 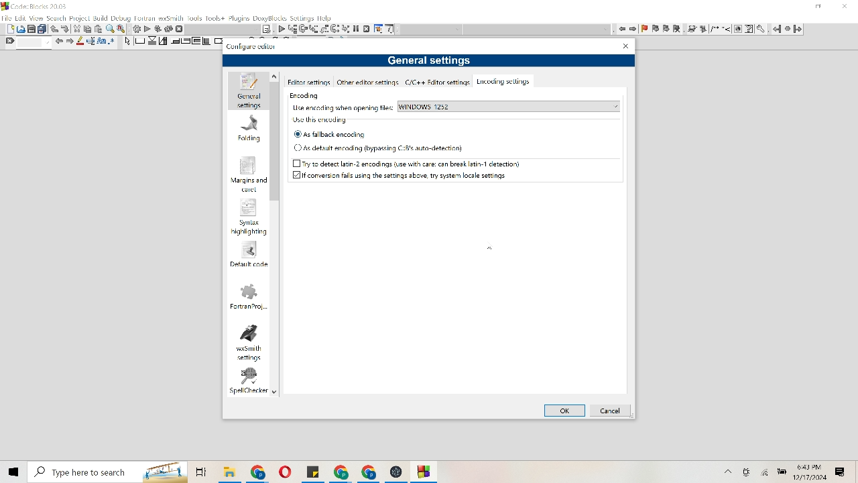 I want to click on File, so click(x=7, y=17).